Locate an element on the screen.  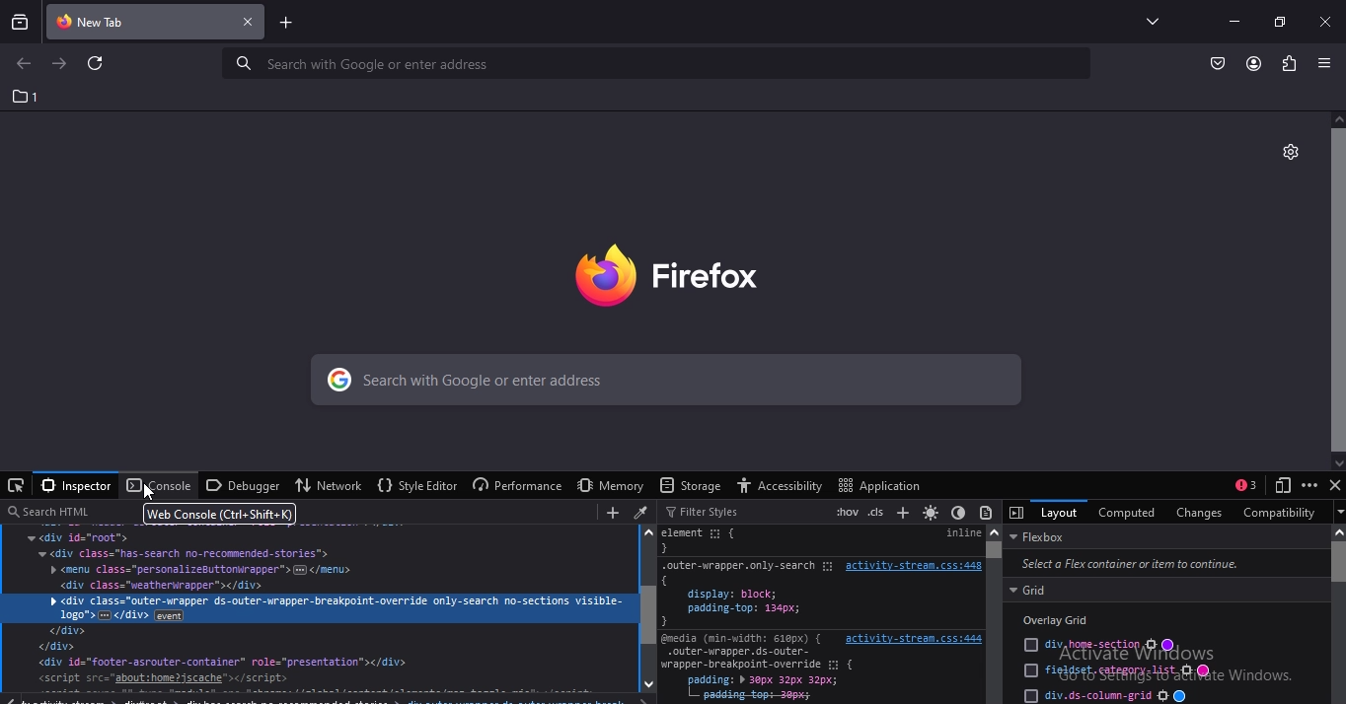
toggle off the 3 pane inspector is located at coordinates (1015, 512).